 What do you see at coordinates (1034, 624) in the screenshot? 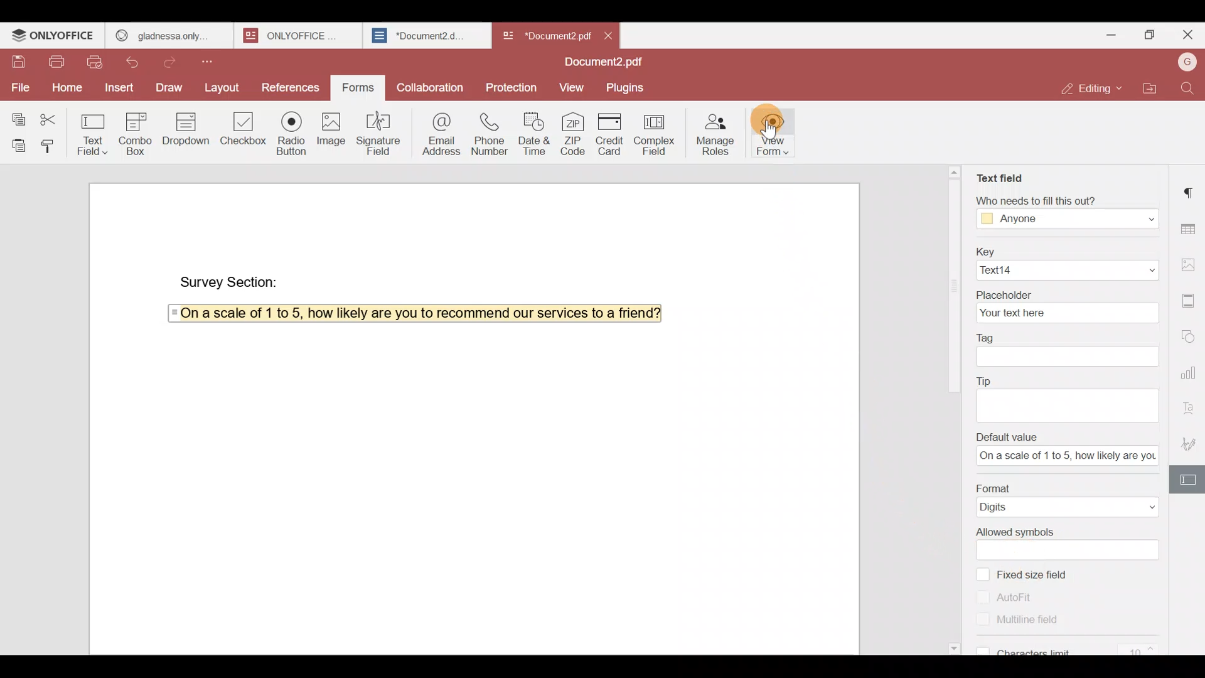
I see `Multiline field` at bounding box center [1034, 624].